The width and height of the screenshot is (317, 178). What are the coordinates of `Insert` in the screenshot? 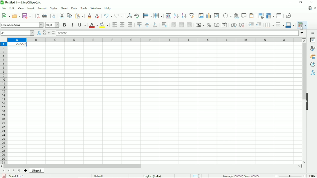 It's located at (30, 8).